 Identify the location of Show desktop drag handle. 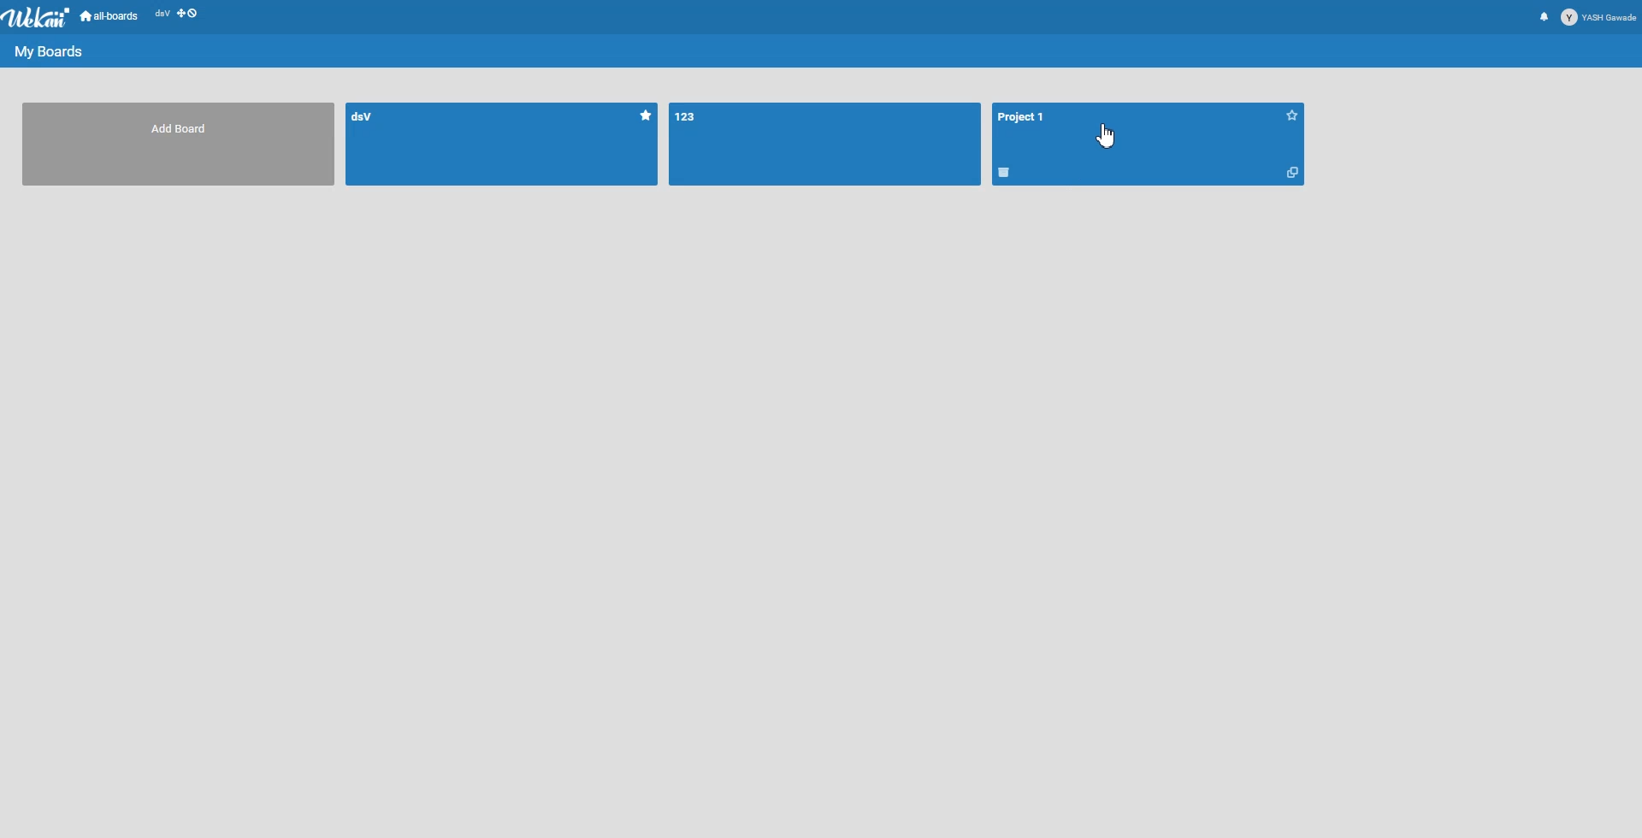
(189, 16).